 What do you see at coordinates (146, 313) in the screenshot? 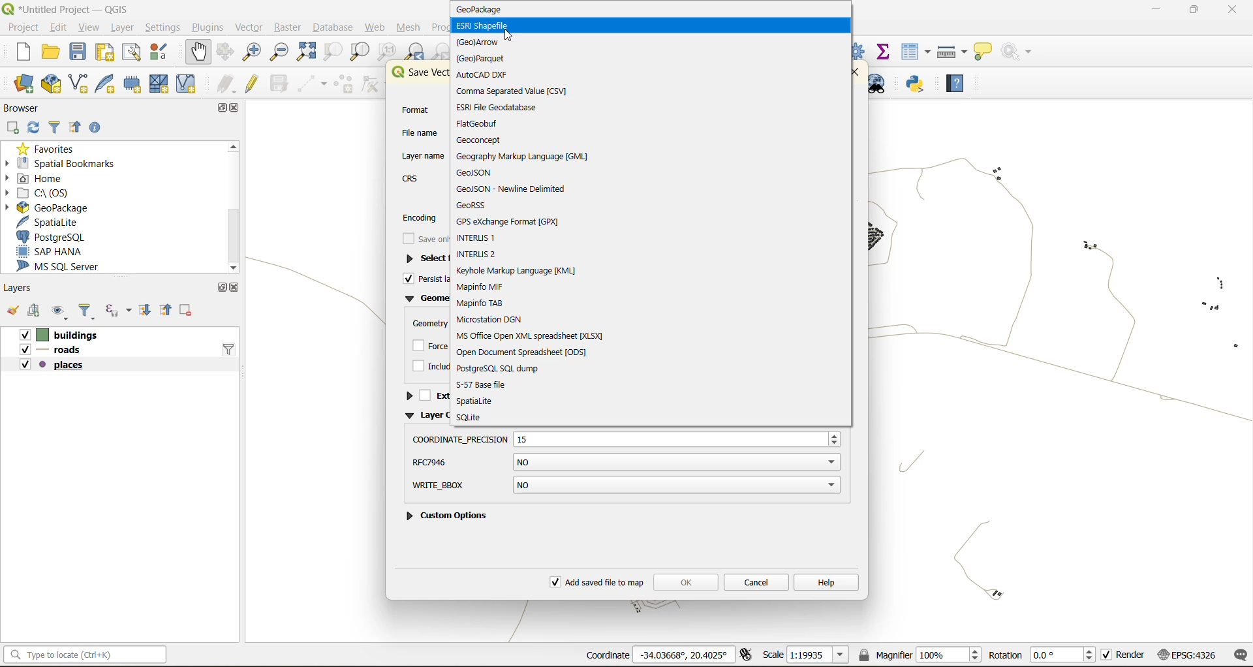
I see `expand all` at bounding box center [146, 313].